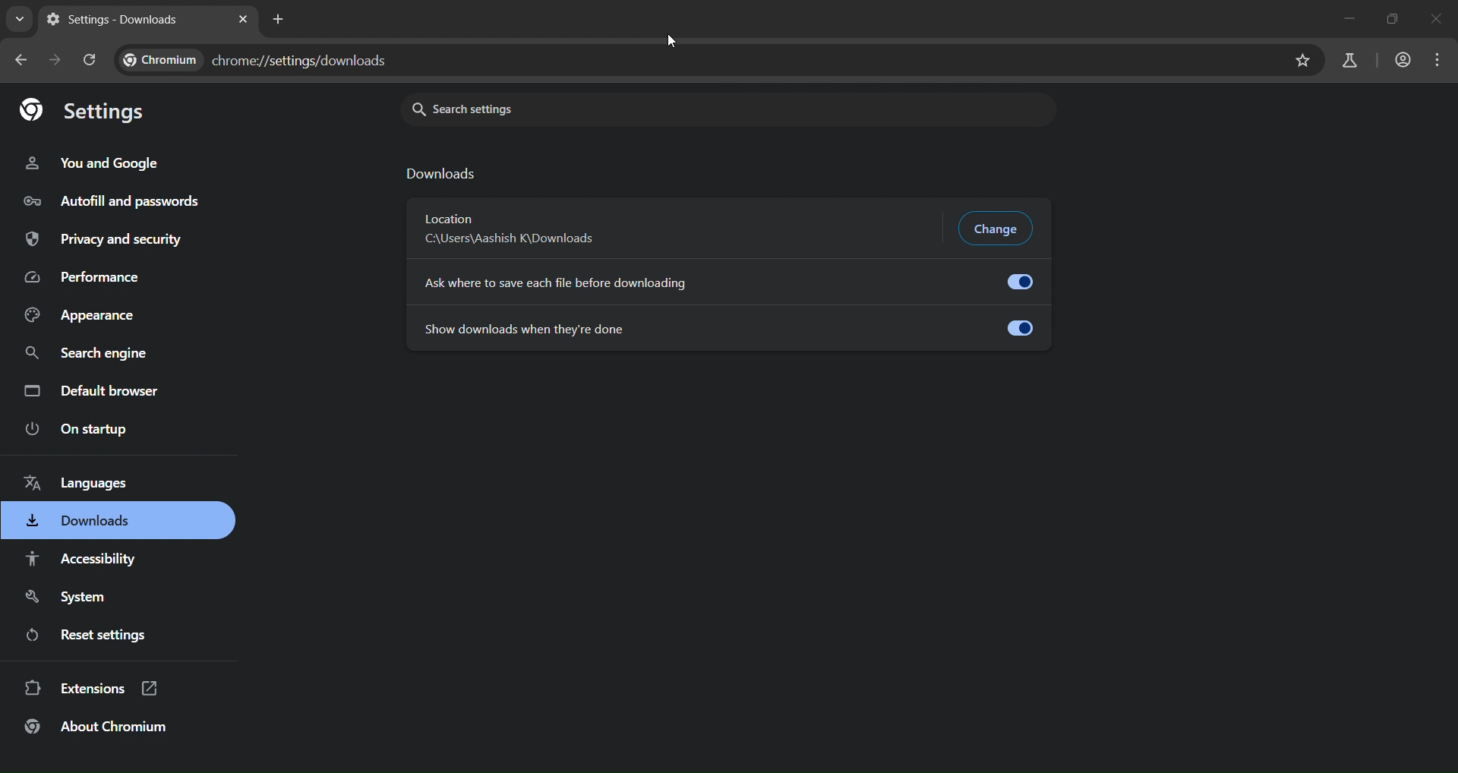 The height and width of the screenshot is (773, 1458). What do you see at coordinates (85, 355) in the screenshot?
I see `search engine` at bounding box center [85, 355].